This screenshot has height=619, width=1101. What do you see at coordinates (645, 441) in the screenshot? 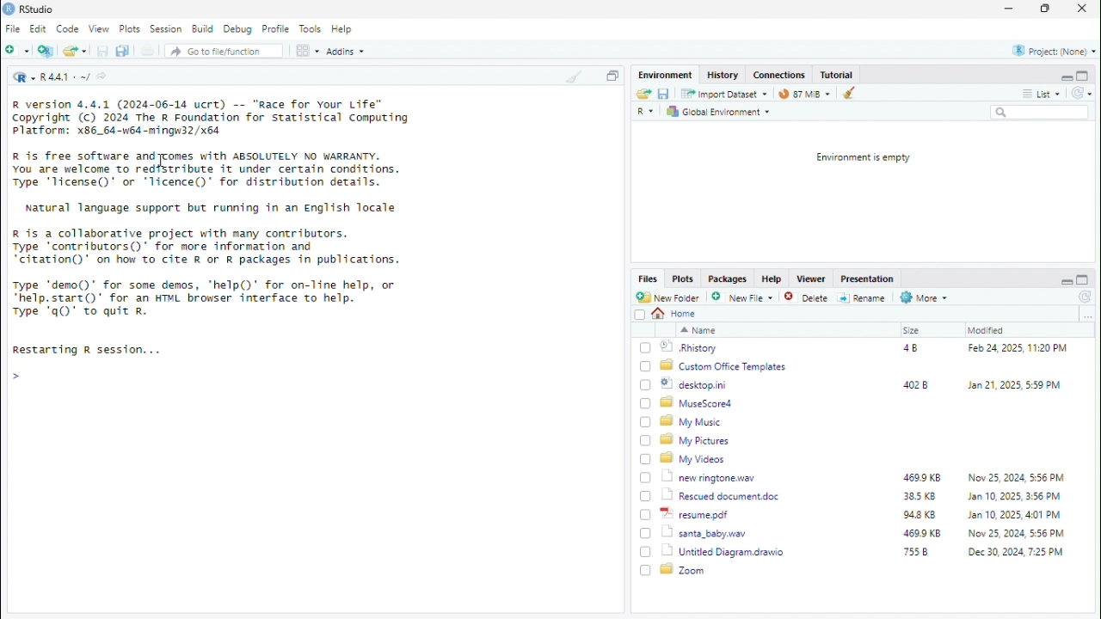
I see `Checkbox` at bounding box center [645, 441].